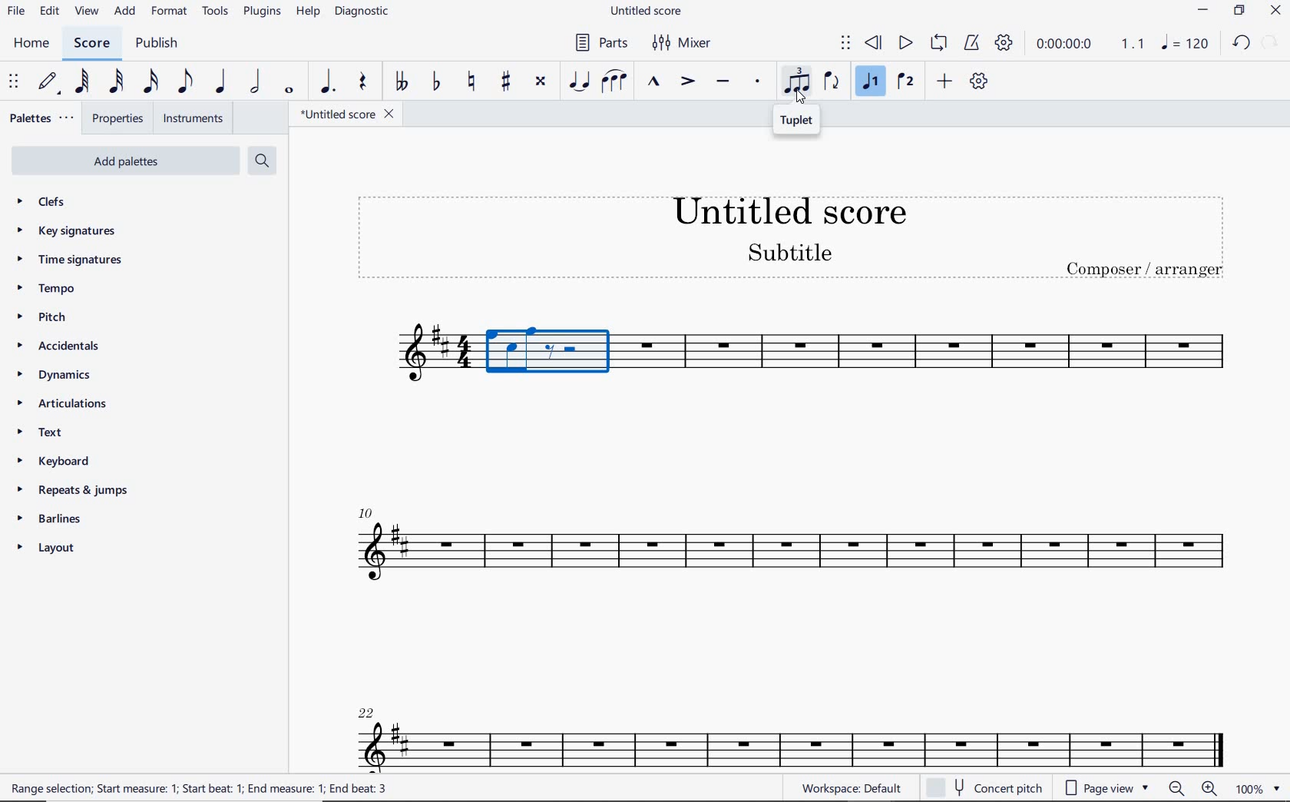 The width and height of the screenshot is (1290, 802). Describe the element at coordinates (437, 82) in the screenshot. I see `TOGGLE FLAT` at that location.